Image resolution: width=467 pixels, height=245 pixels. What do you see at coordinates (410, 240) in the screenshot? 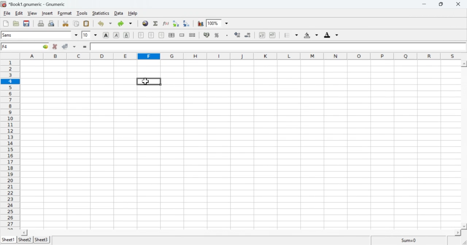
I see `Sum=0` at bounding box center [410, 240].